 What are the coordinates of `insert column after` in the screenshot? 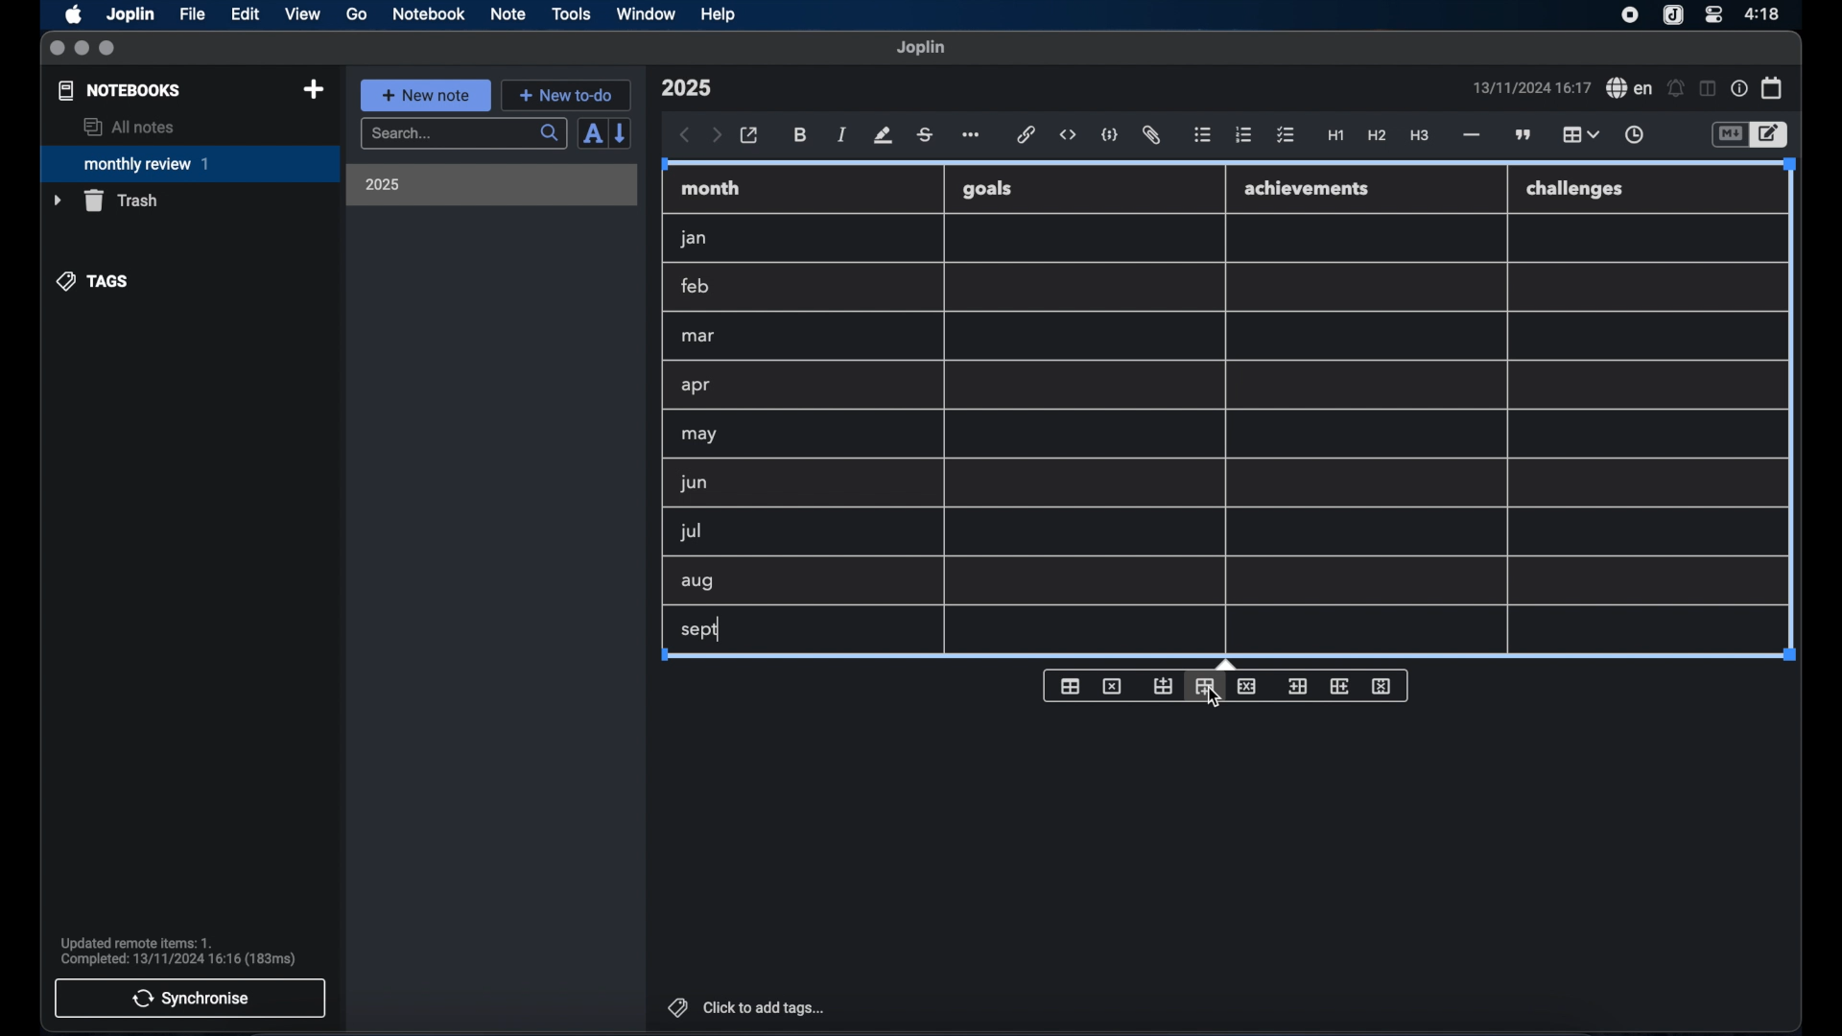 It's located at (1205, 687).